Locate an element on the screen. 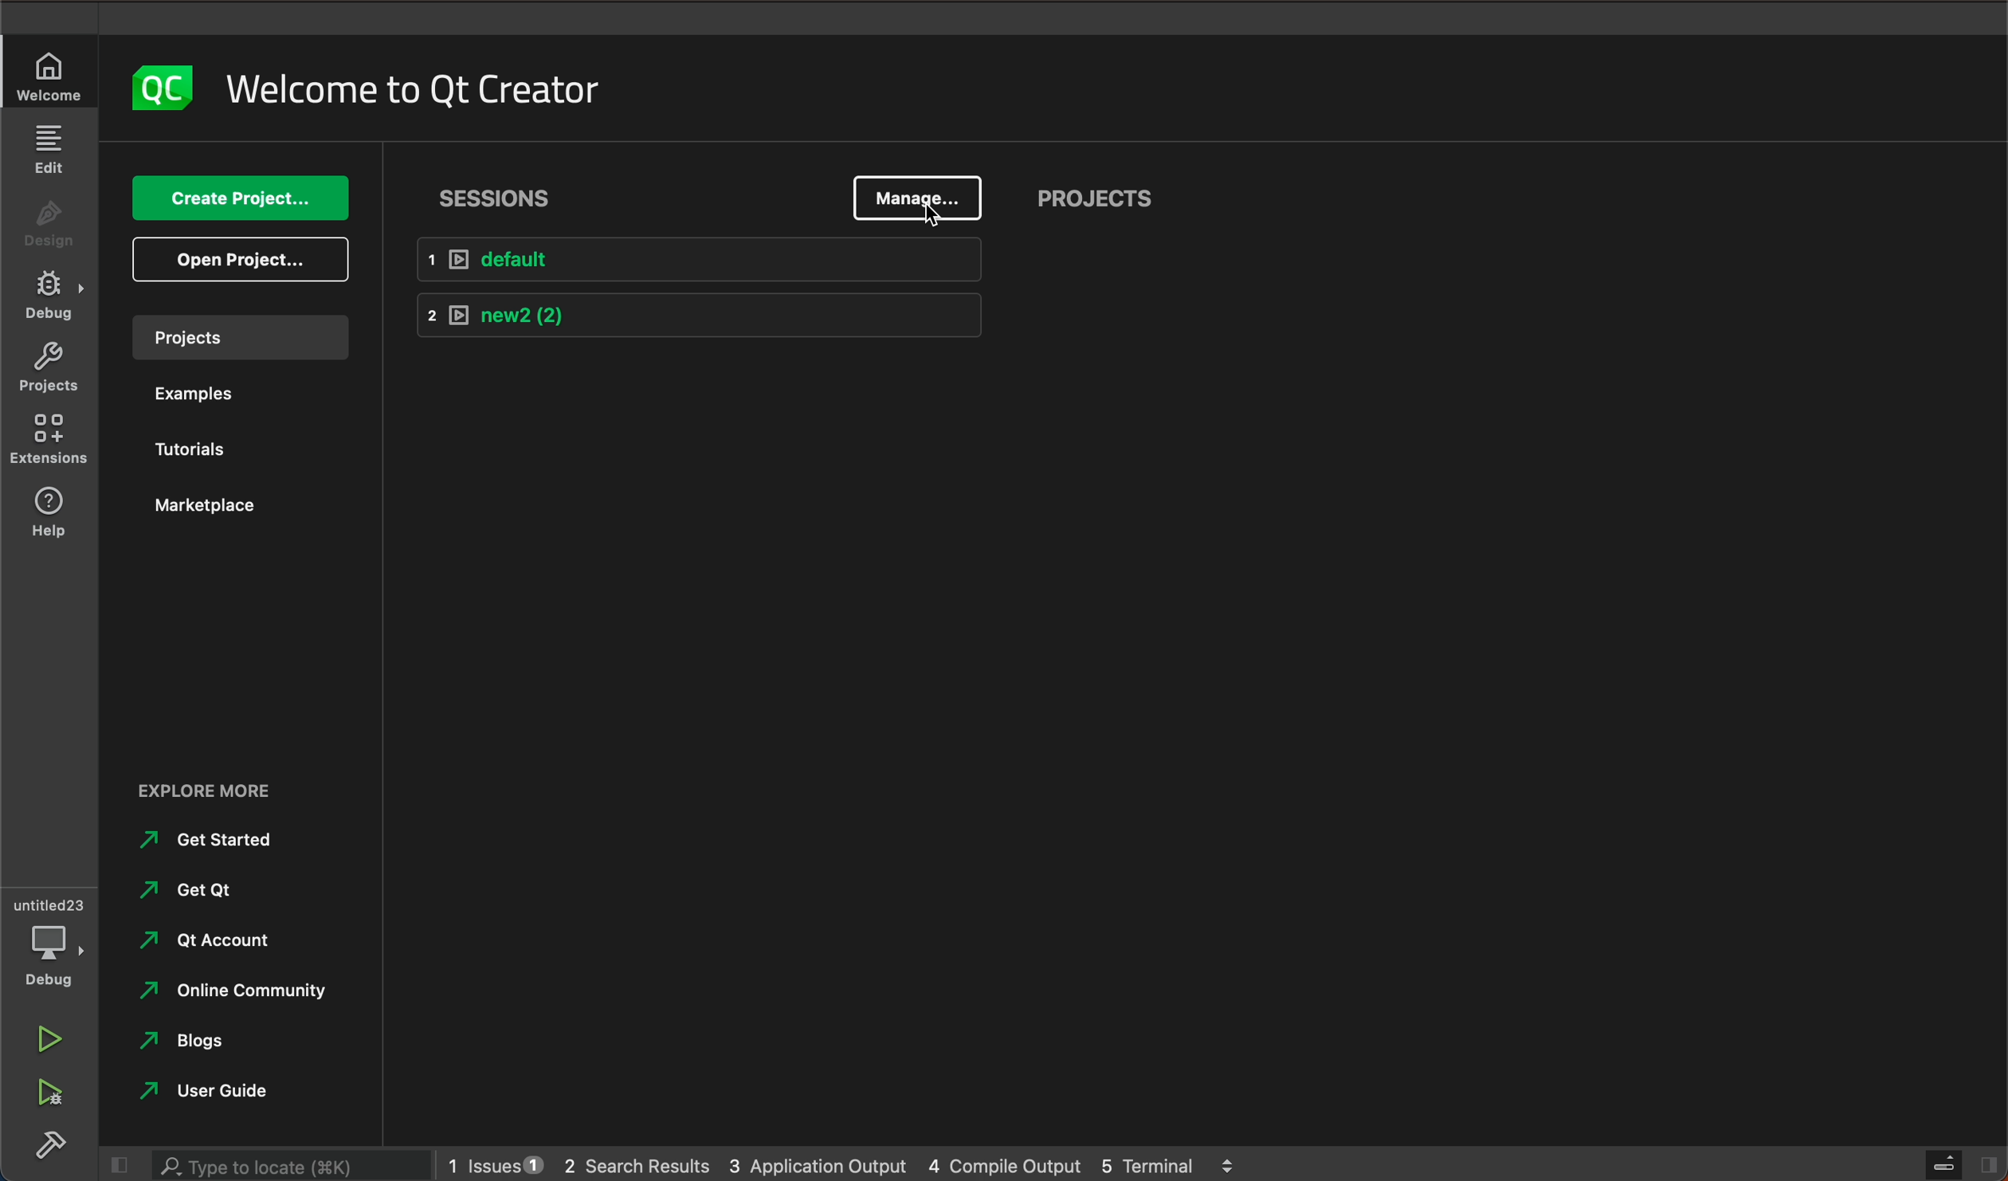 The height and width of the screenshot is (1181, 2008). run debug is located at coordinates (45, 1093).